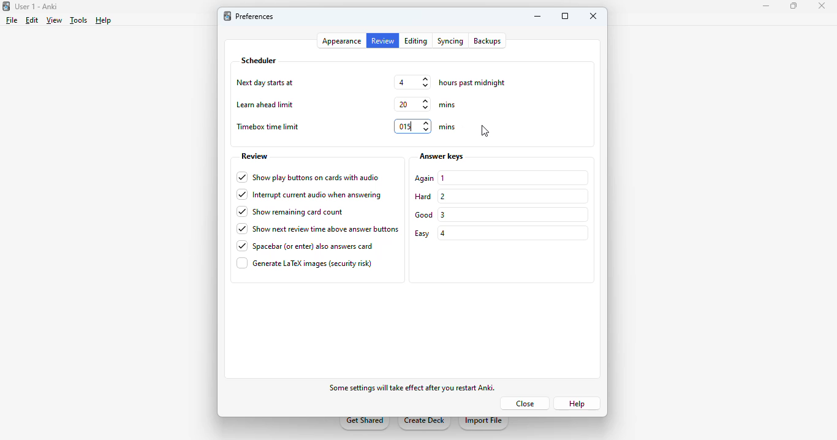  What do you see at coordinates (448, 105) in the screenshot?
I see `mins` at bounding box center [448, 105].